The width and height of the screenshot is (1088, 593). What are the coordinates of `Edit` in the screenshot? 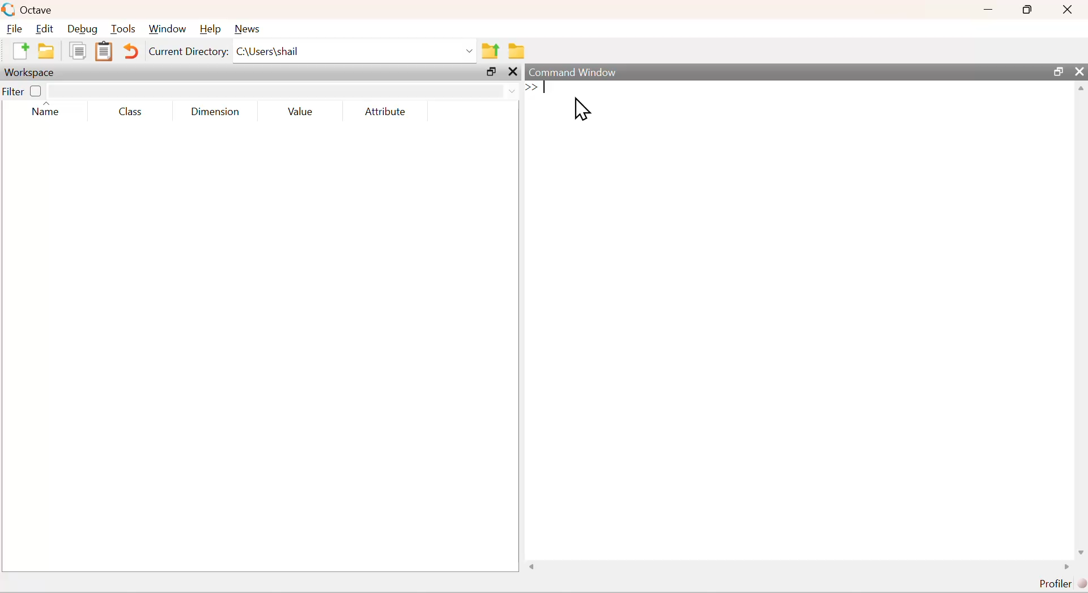 It's located at (46, 30).